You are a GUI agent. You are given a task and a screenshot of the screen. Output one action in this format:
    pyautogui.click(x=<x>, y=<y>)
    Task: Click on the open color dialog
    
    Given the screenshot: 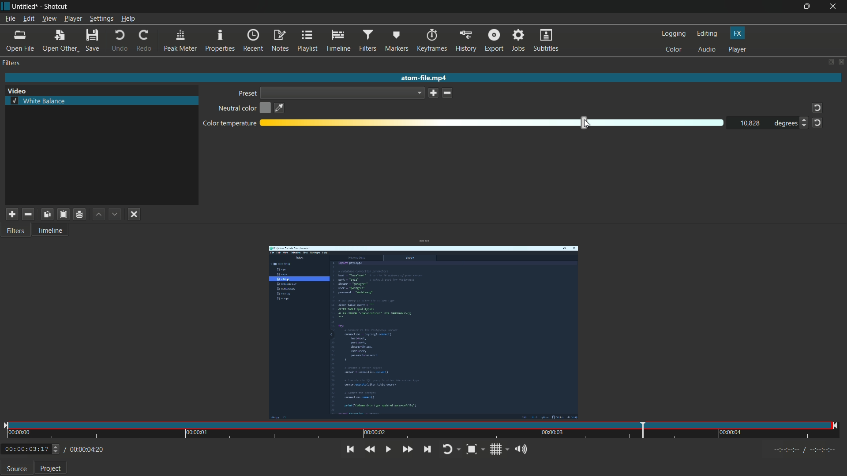 What is the action you would take?
    pyautogui.click(x=266, y=109)
    